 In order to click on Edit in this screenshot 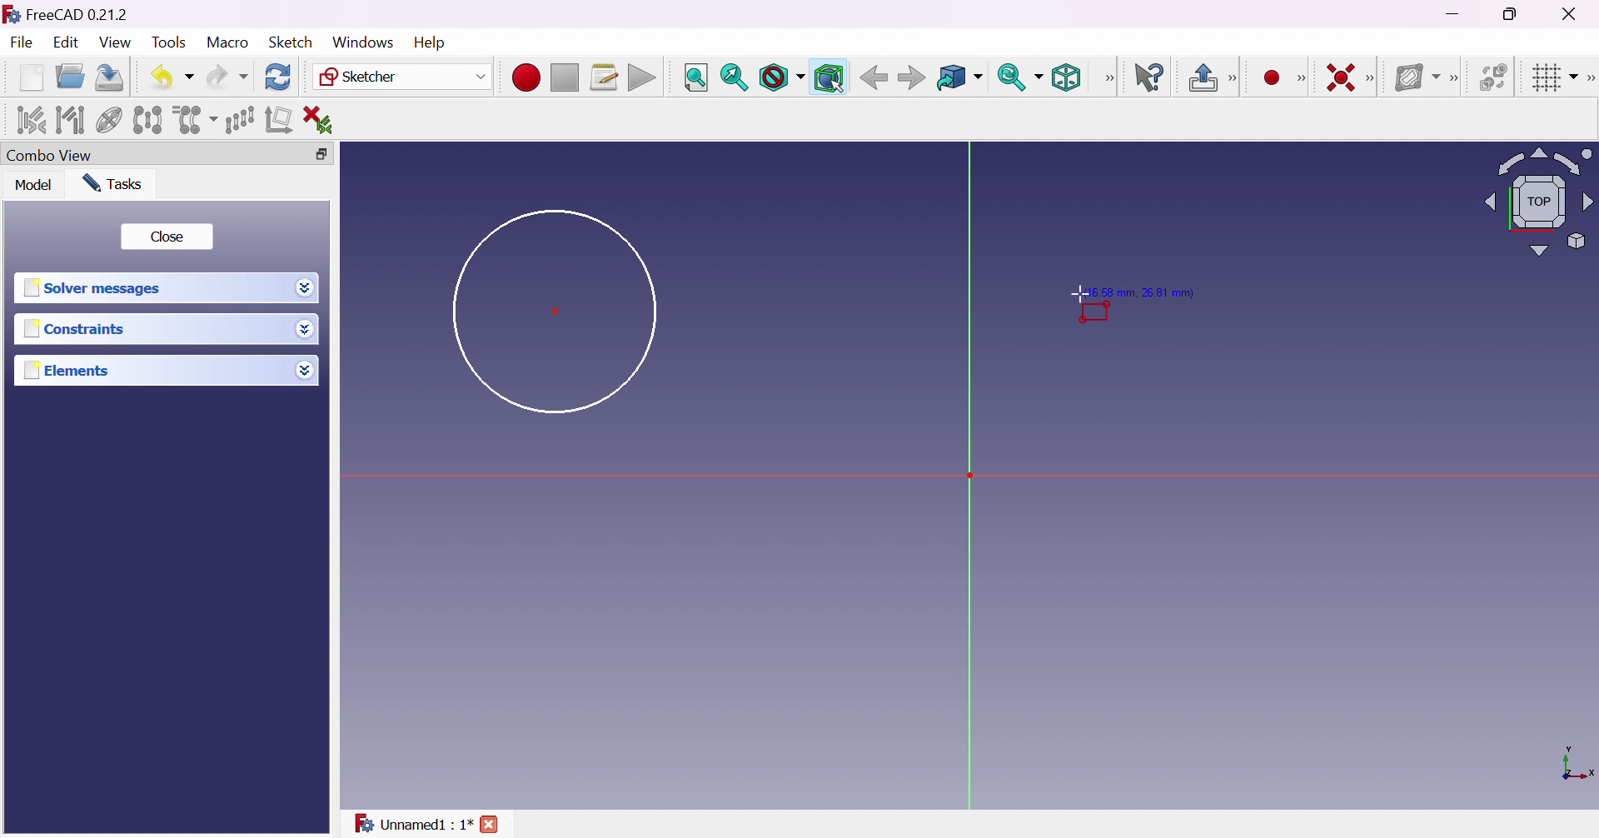, I will do `click(67, 44)`.